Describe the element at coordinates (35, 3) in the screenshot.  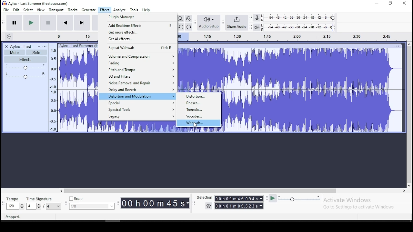
I see `icon and file name` at that location.